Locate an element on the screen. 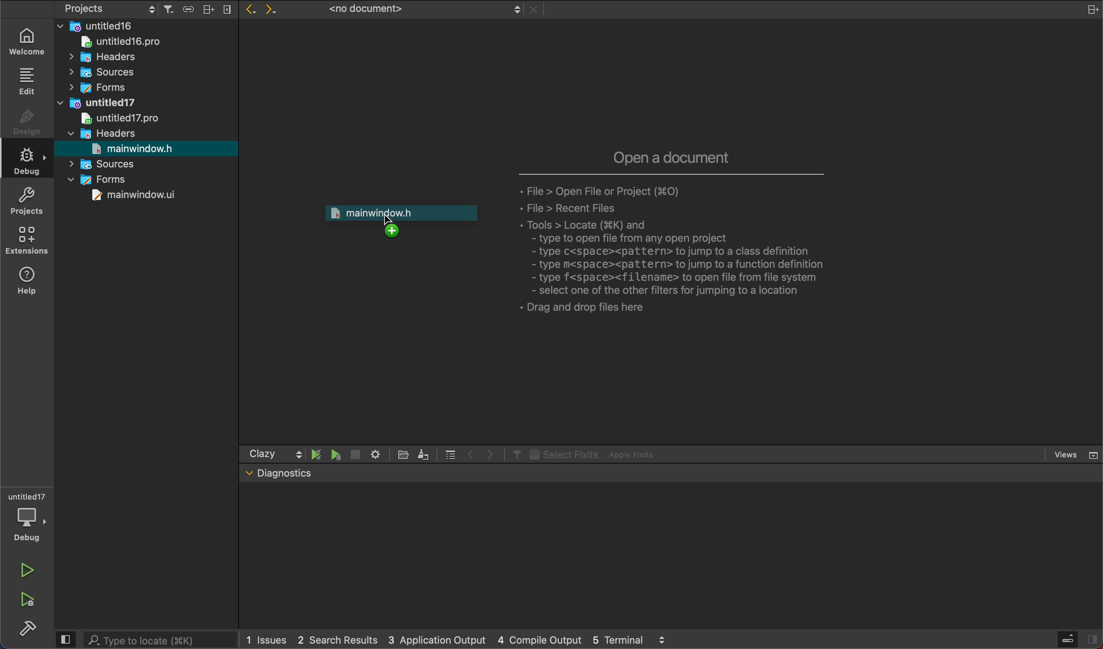 The height and width of the screenshot is (649, 1103). Next is located at coordinates (275, 11).